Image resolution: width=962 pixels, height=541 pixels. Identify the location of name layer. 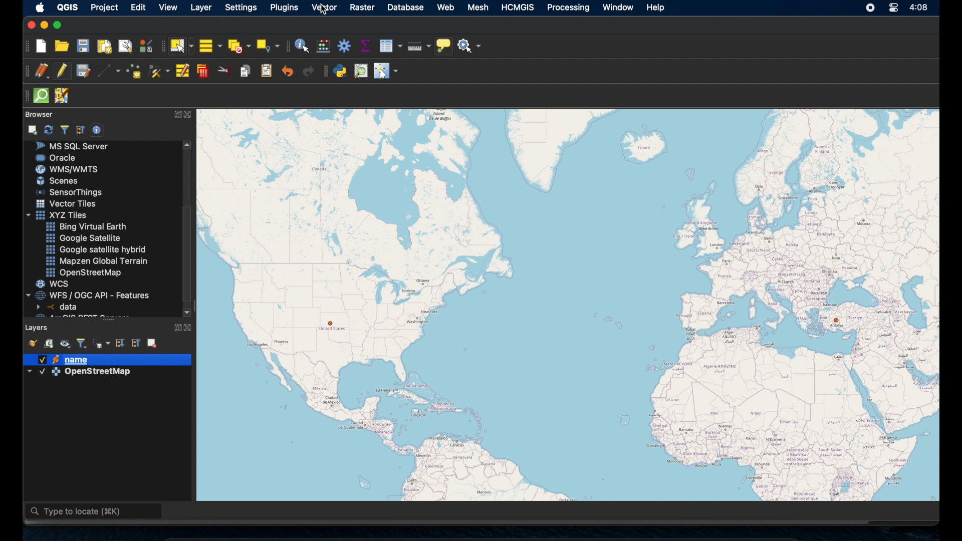
(67, 360).